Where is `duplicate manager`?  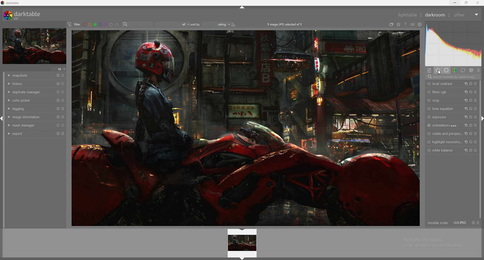
duplicate manager is located at coordinates (30, 92).